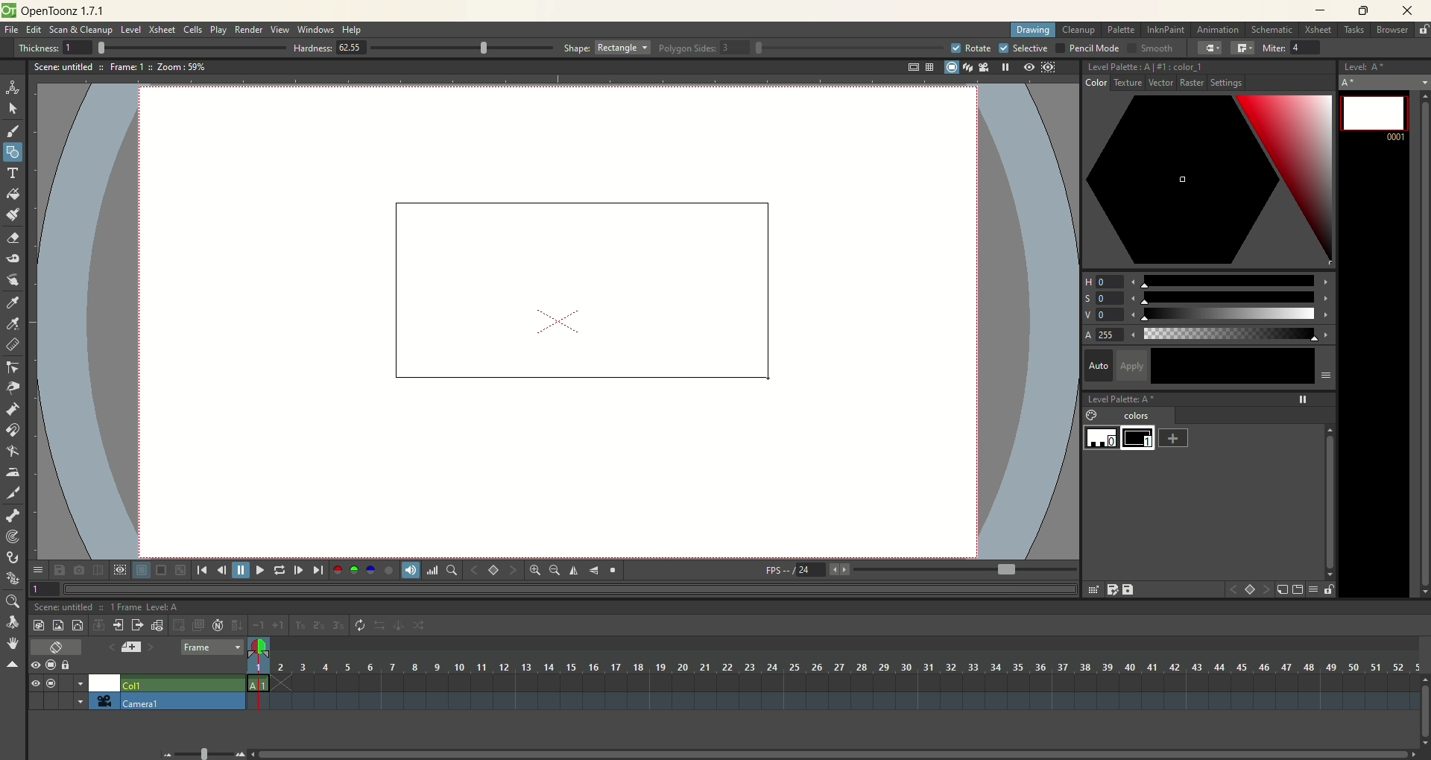 The image size is (1431, 760). I want to click on last frame, so click(320, 570).